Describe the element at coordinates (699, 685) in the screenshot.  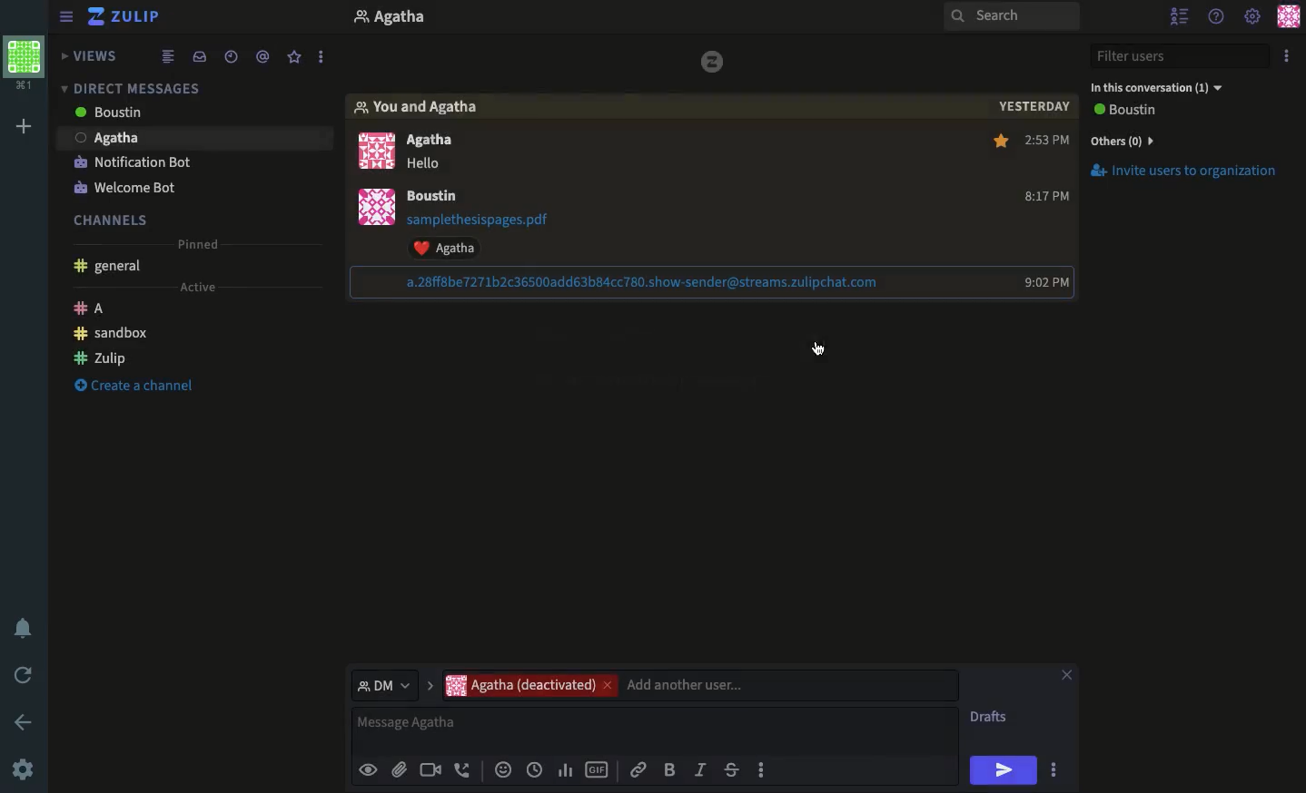
I see `Users` at that location.